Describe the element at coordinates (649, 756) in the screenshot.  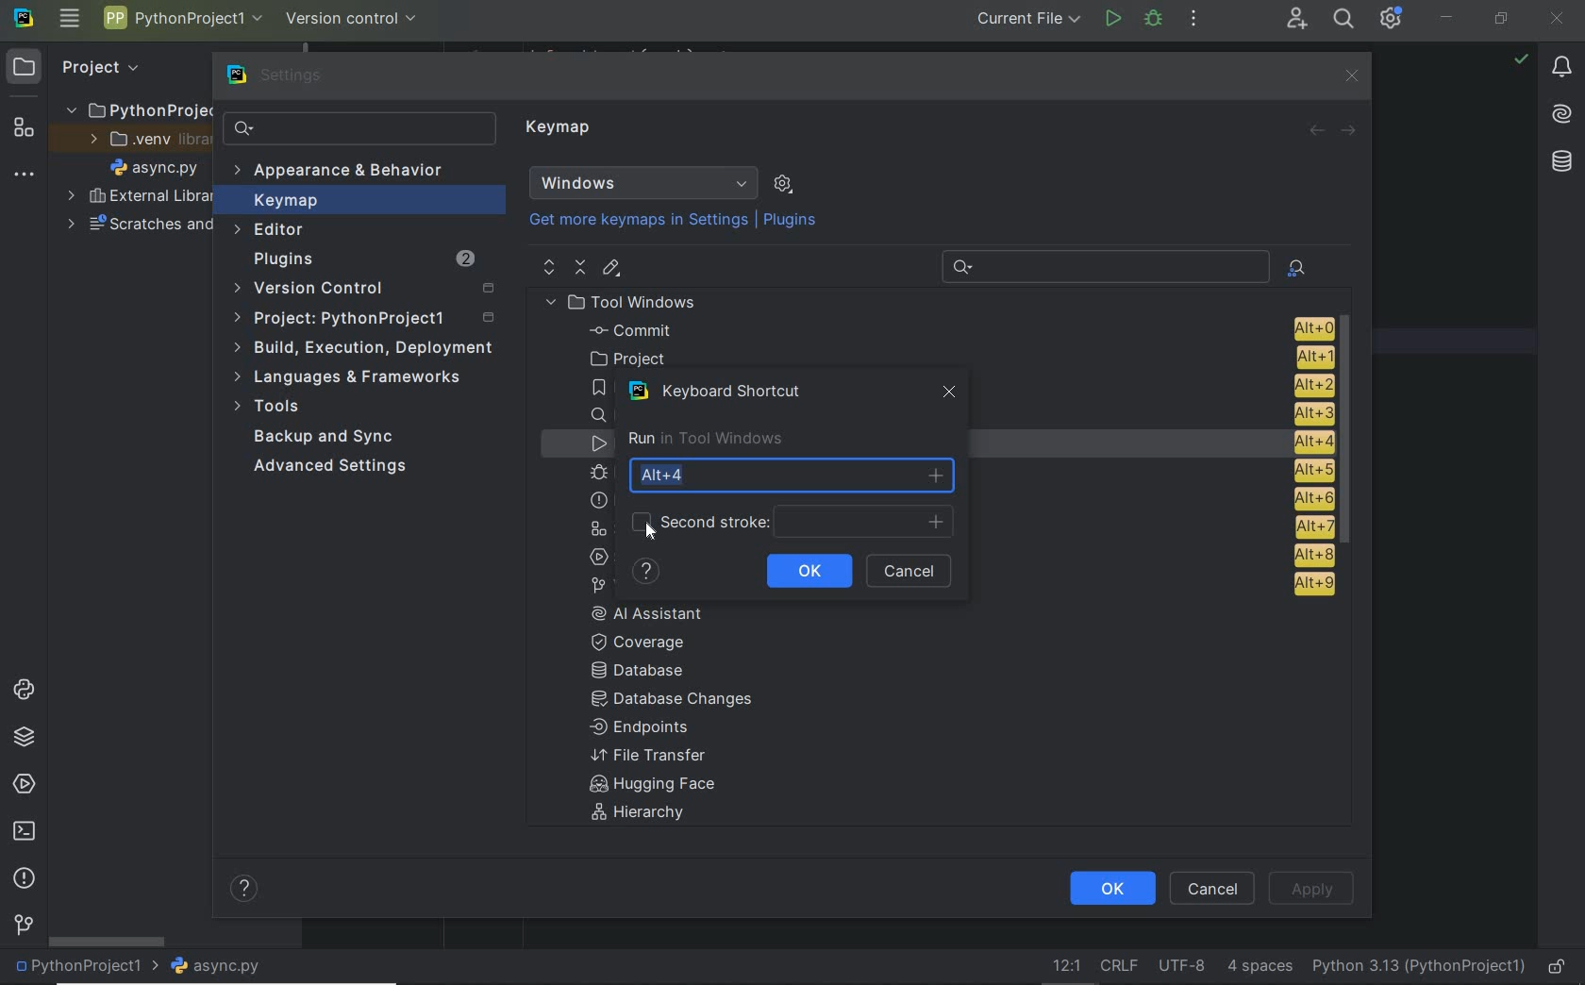
I see `File Transfer` at that location.